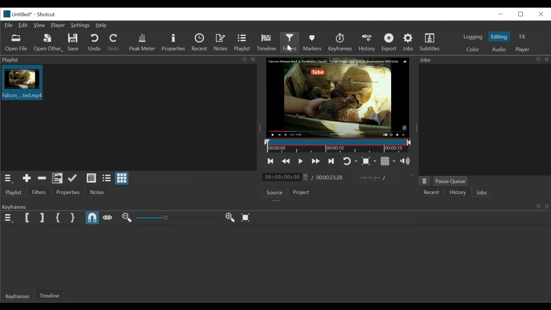 The image size is (551, 310). What do you see at coordinates (500, 36) in the screenshot?
I see `Editing` at bounding box center [500, 36].